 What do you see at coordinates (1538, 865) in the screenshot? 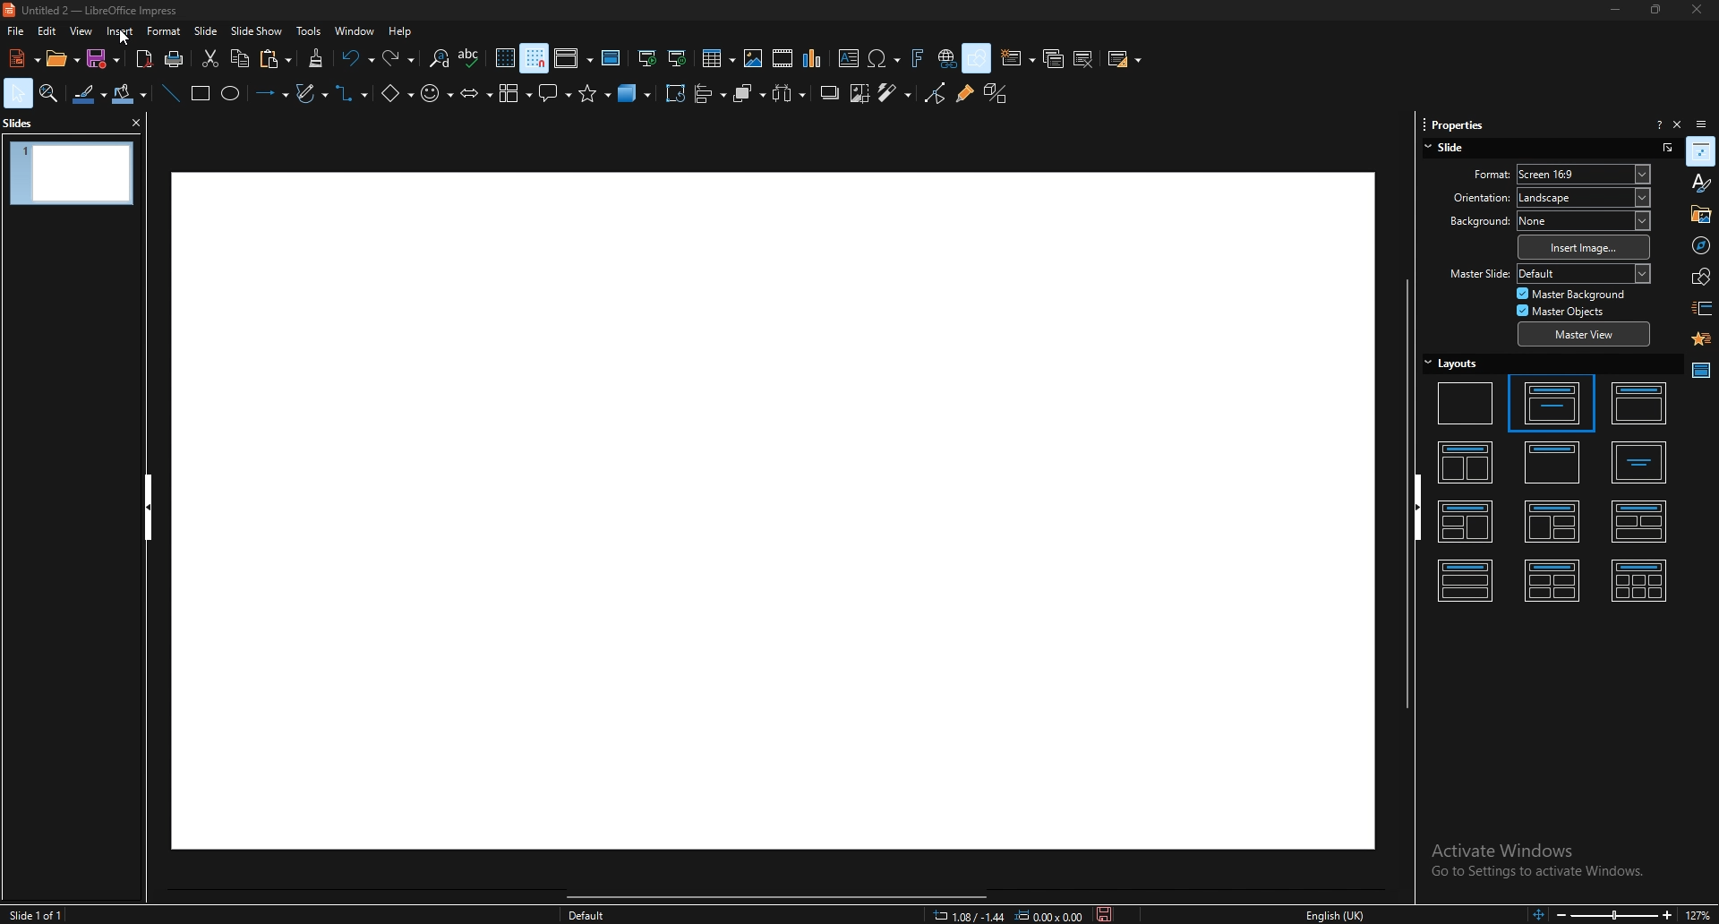
I see `Activate Windows
Go to Settings to activate Windows.` at bounding box center [1538, 865].